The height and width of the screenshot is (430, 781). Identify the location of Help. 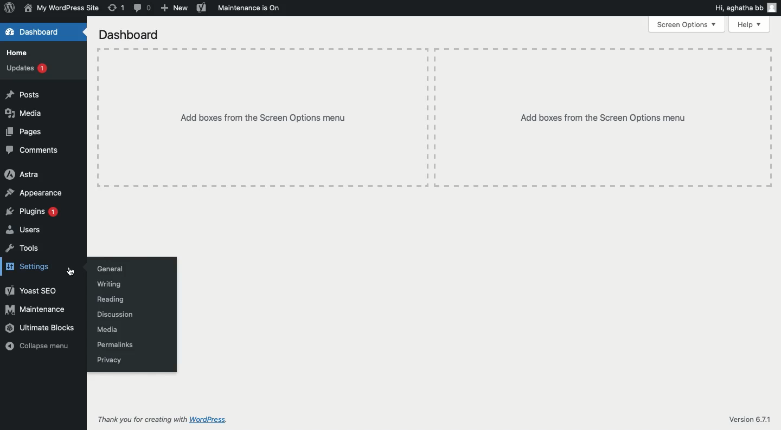
(749, 24).